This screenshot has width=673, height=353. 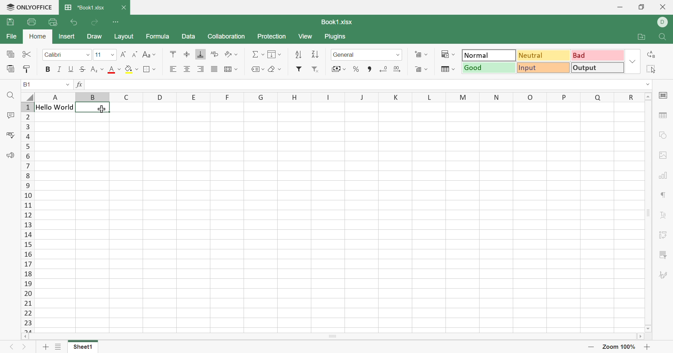 What do you see at coordinates (11, 36) in the screenshot?
I see `File` at bounding box center [11, 36].